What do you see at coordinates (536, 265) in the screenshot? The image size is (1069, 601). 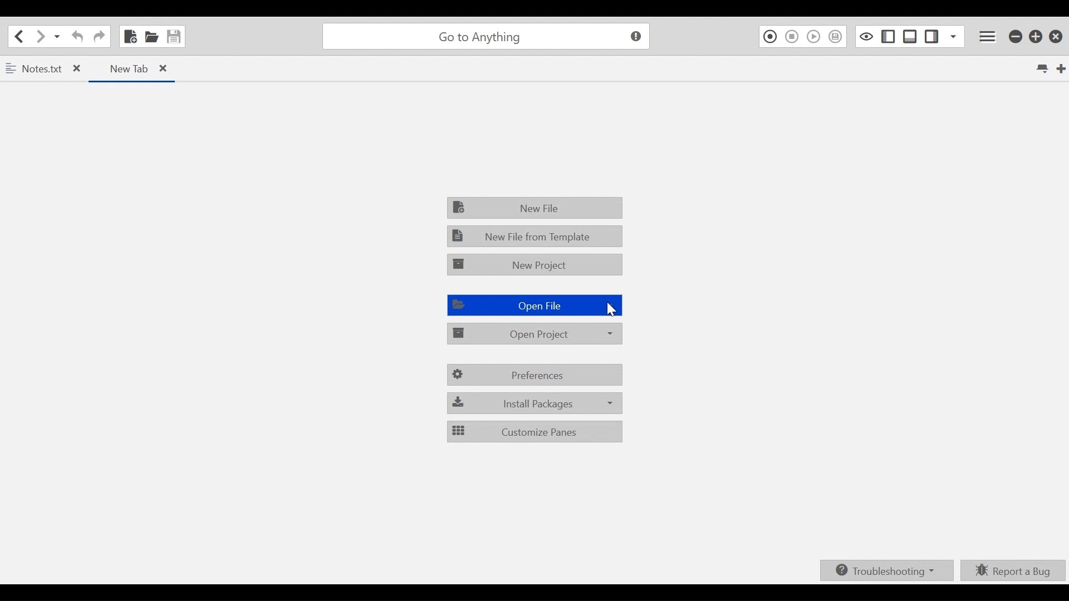 I see `New Project` at bounding box center [536, 265].